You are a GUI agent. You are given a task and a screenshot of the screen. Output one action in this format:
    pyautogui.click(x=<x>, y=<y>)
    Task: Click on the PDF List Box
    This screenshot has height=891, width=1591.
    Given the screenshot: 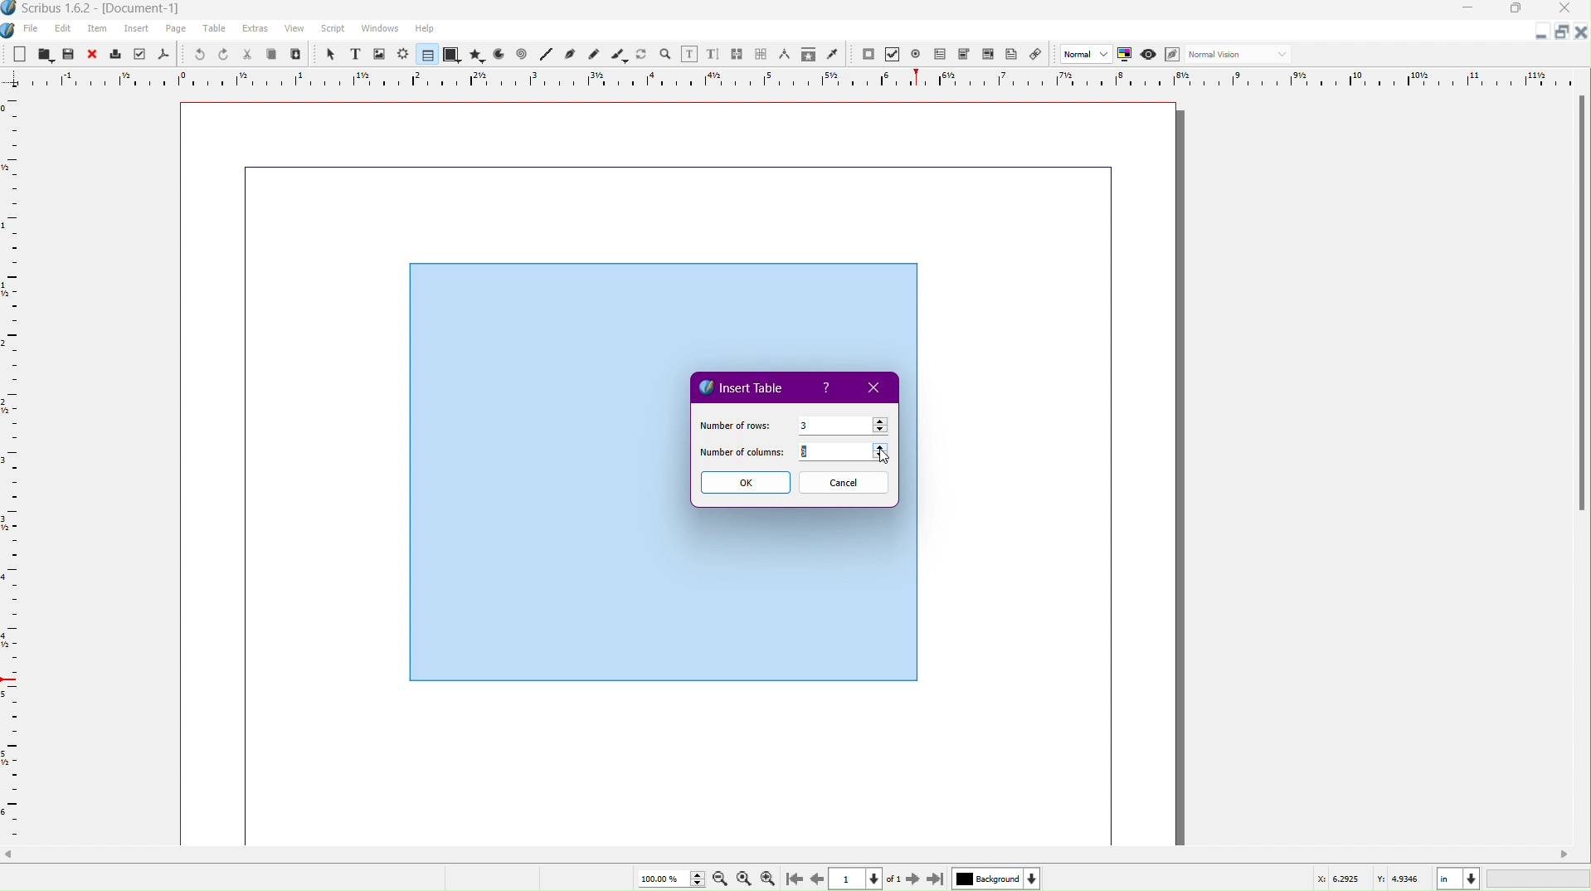 What is the action you would take?
    pyautogui.click(x=987, y=56)
    